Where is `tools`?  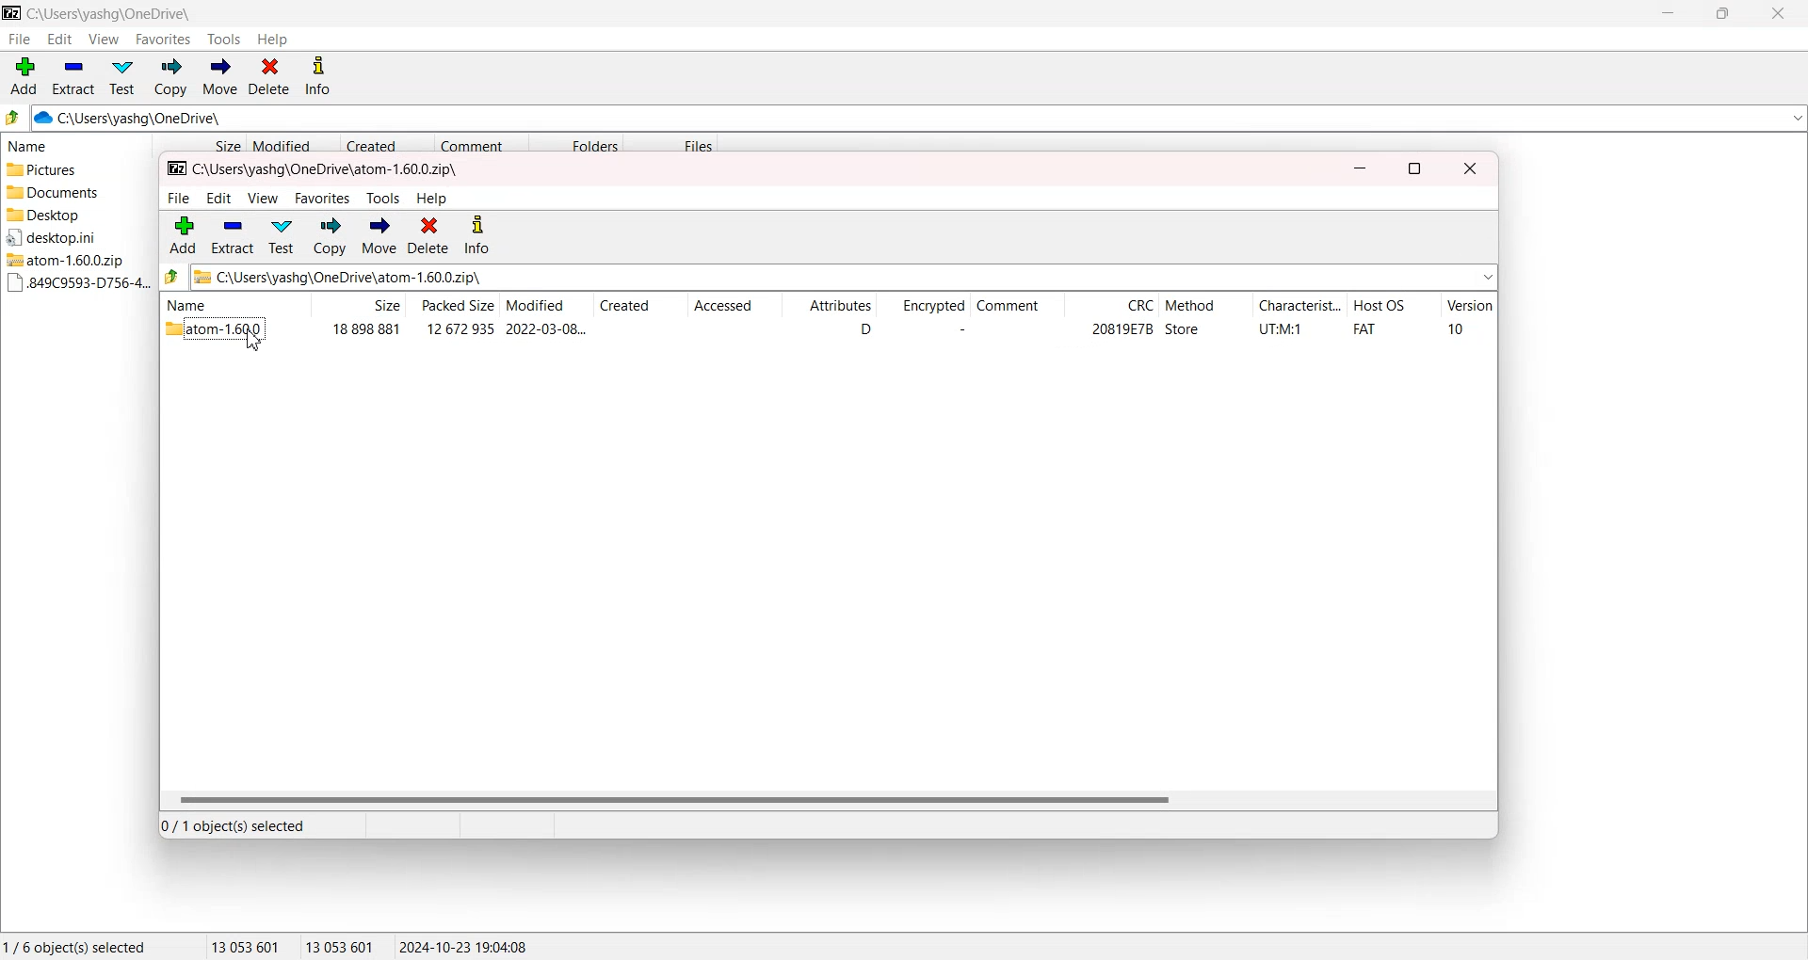
tools is located at coordinates (383, 199).